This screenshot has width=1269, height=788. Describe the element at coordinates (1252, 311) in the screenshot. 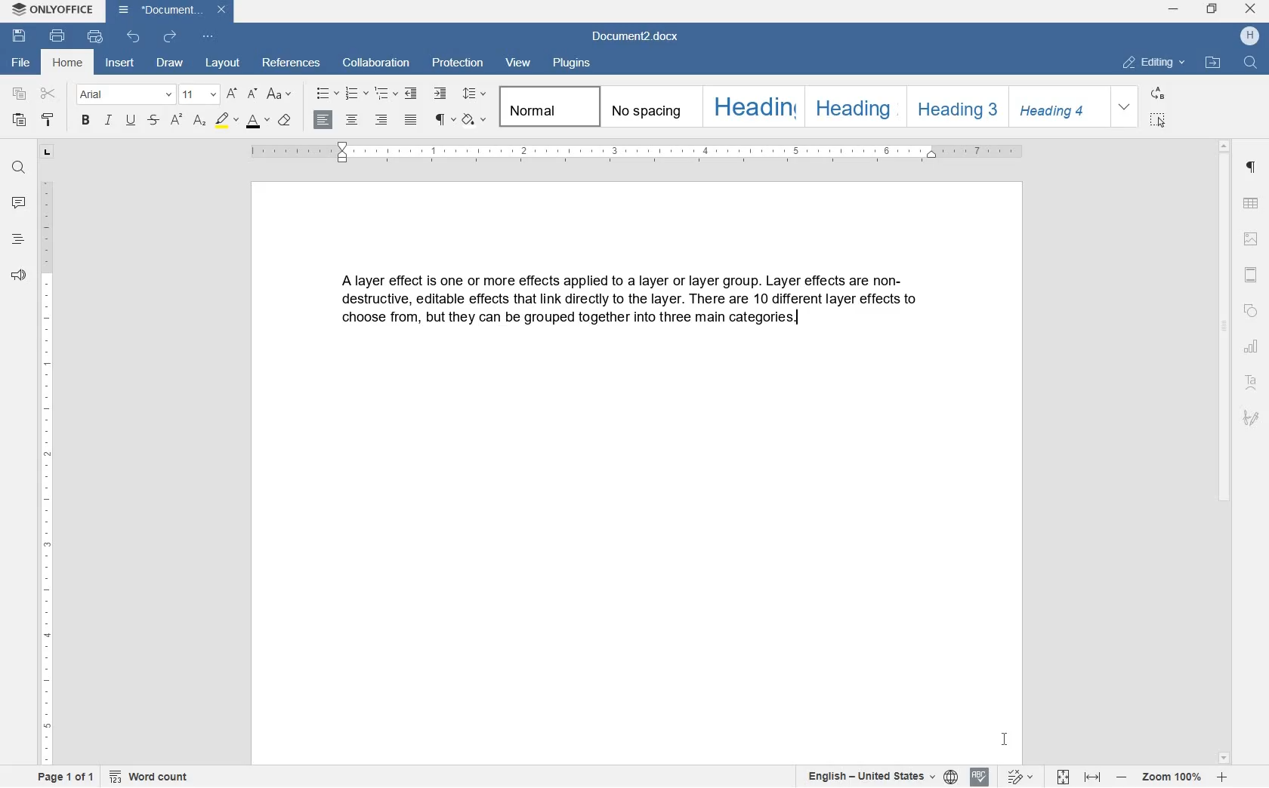

I see `shape` at that location.